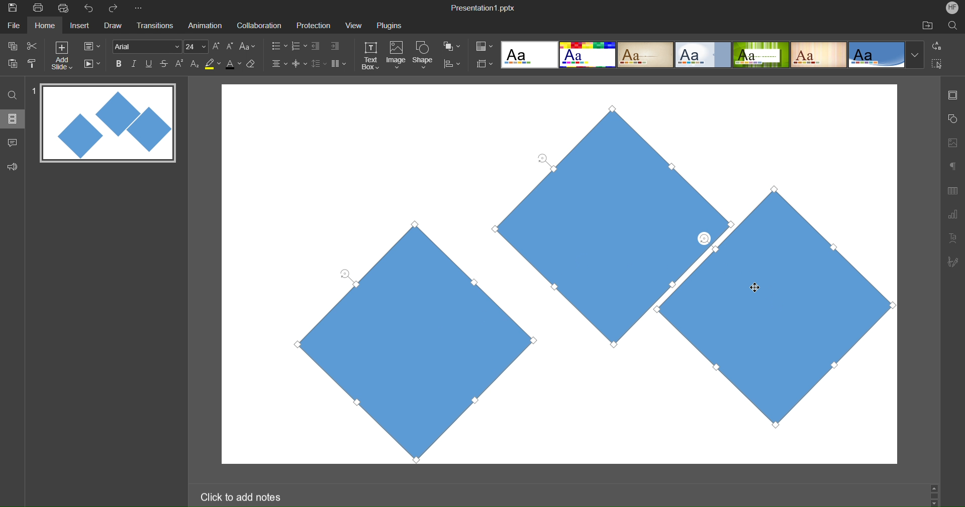  I want to click on Columns, so click(339, 63).